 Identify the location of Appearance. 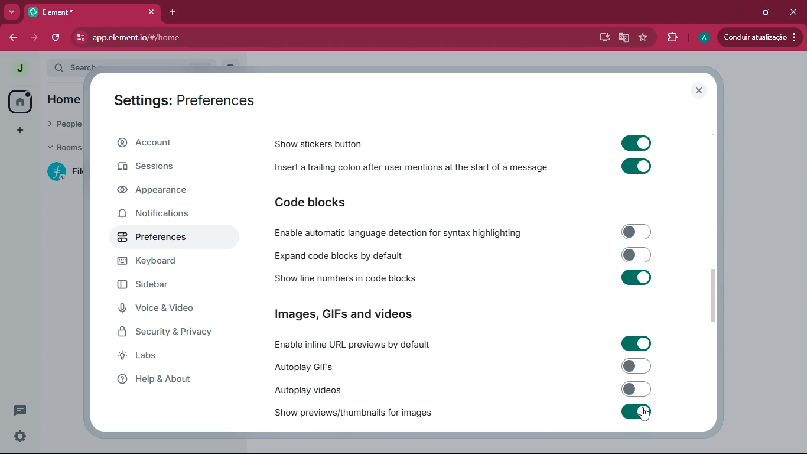
(157, 193).